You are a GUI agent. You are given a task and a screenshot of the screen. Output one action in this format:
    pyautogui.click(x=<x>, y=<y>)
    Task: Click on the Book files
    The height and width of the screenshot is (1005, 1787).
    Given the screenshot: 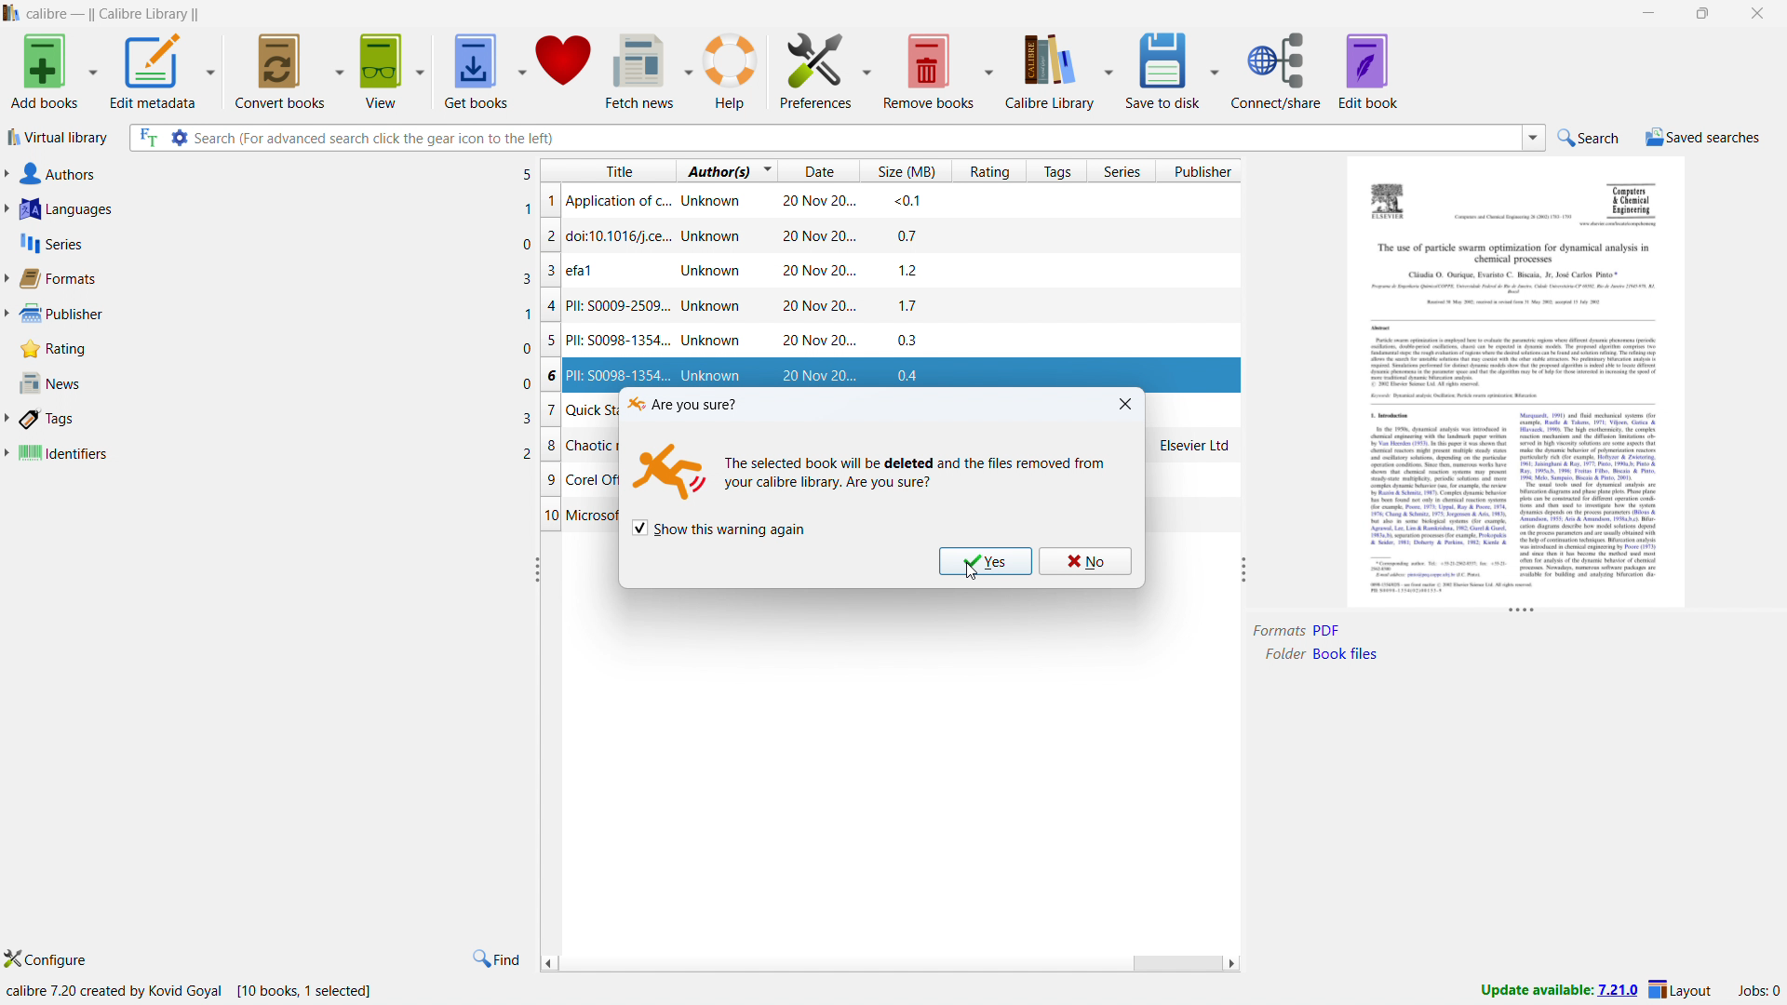 What is the action you would take?
    pyautogui.click(x=1346, y=654)
    